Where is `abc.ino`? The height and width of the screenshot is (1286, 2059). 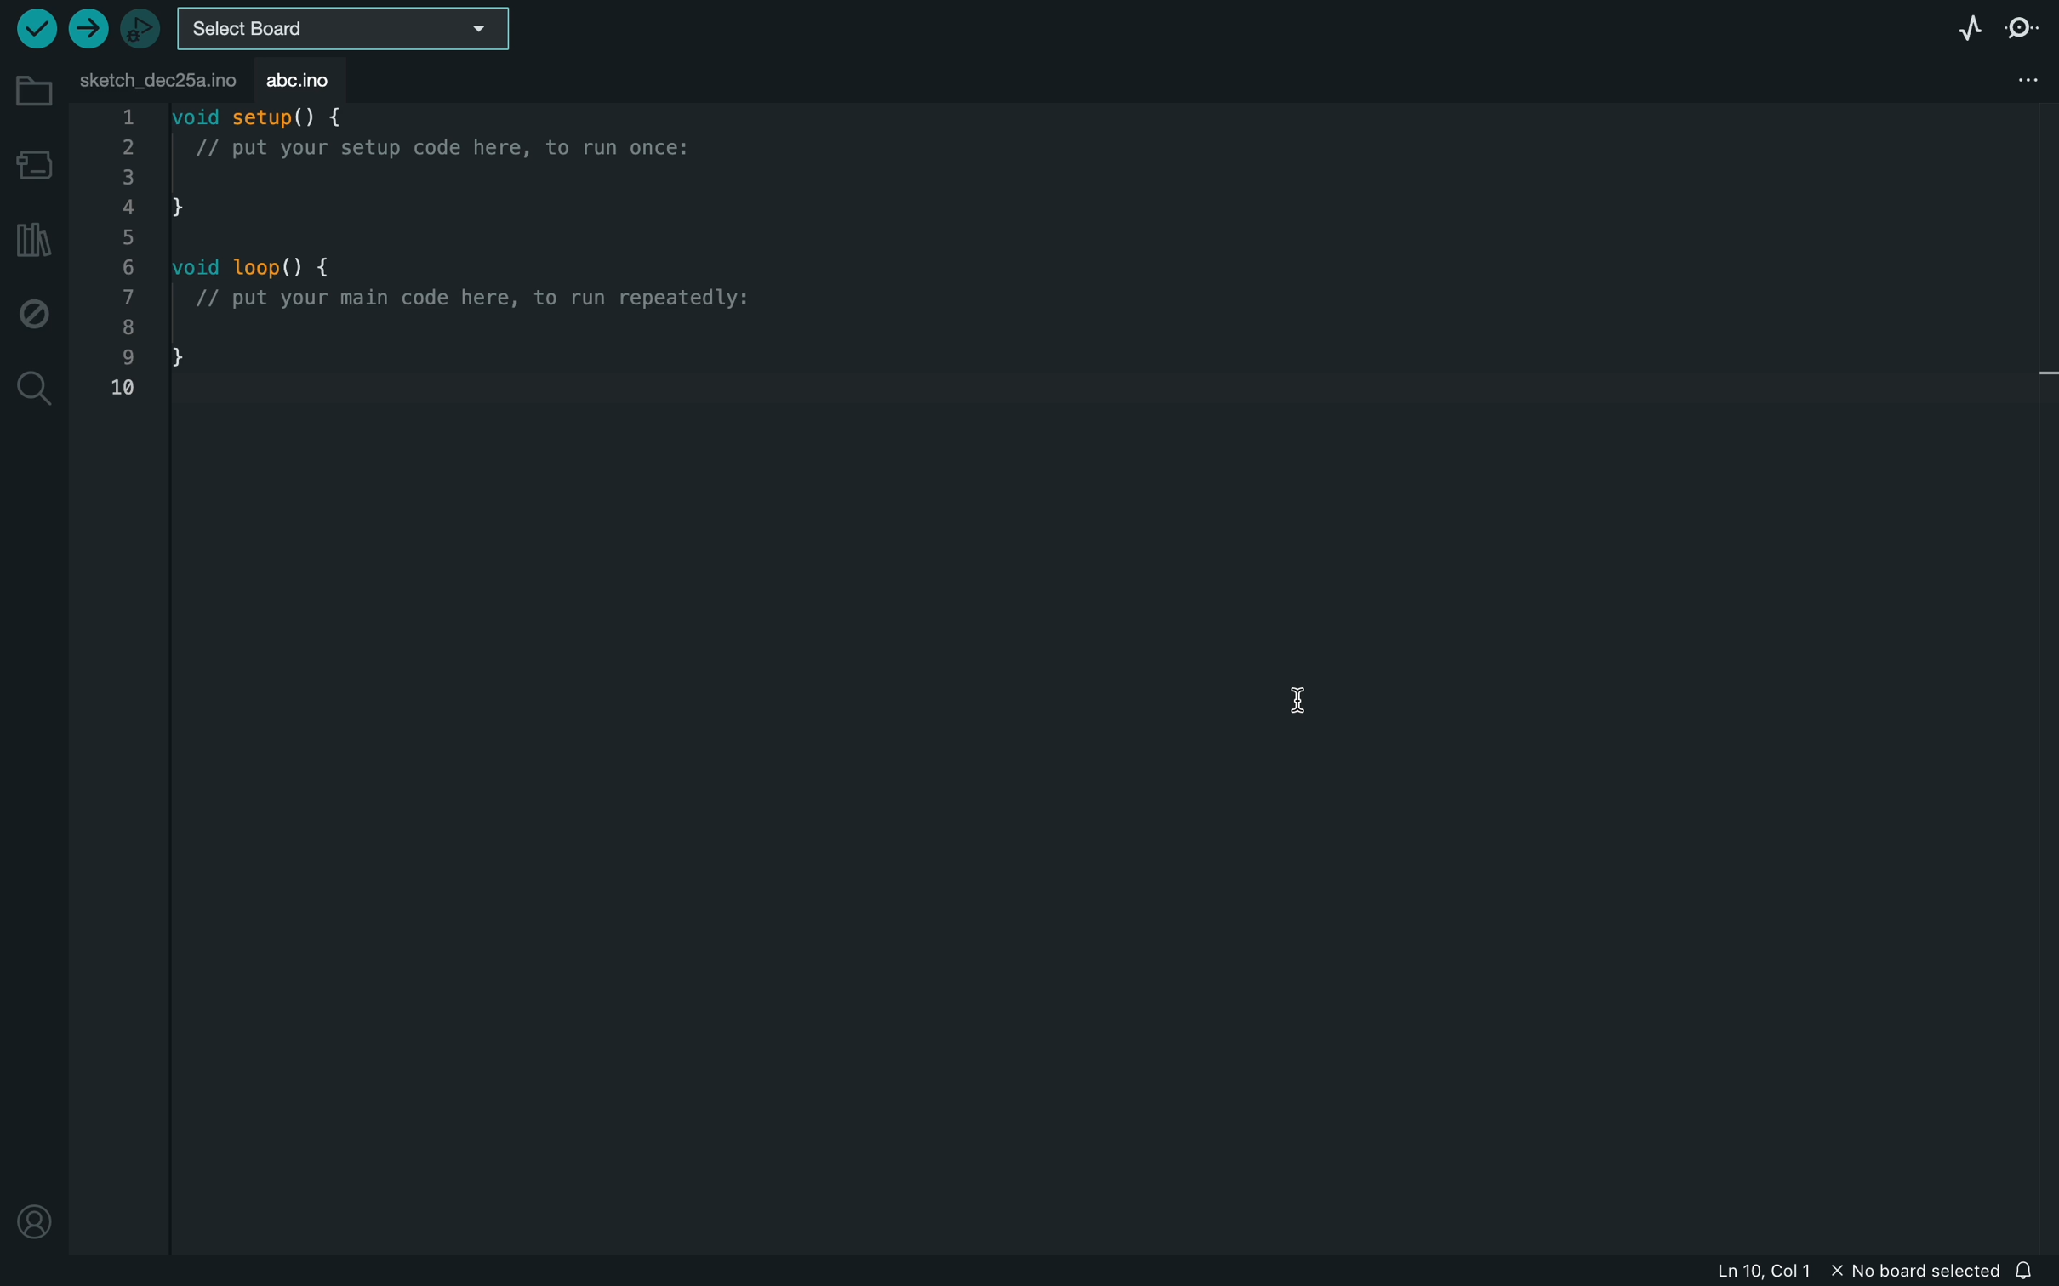
abc.ino is located at coordinates (296, 80).